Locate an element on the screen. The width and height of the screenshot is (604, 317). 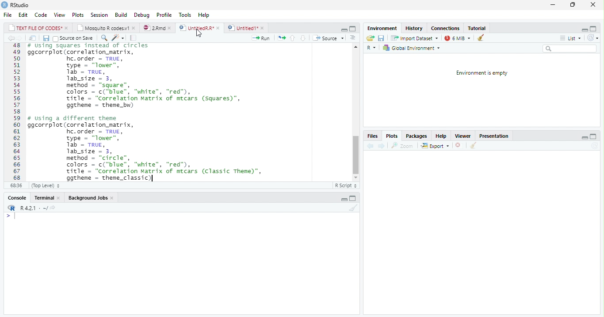
Viewer is located at coordinates (463, 136).